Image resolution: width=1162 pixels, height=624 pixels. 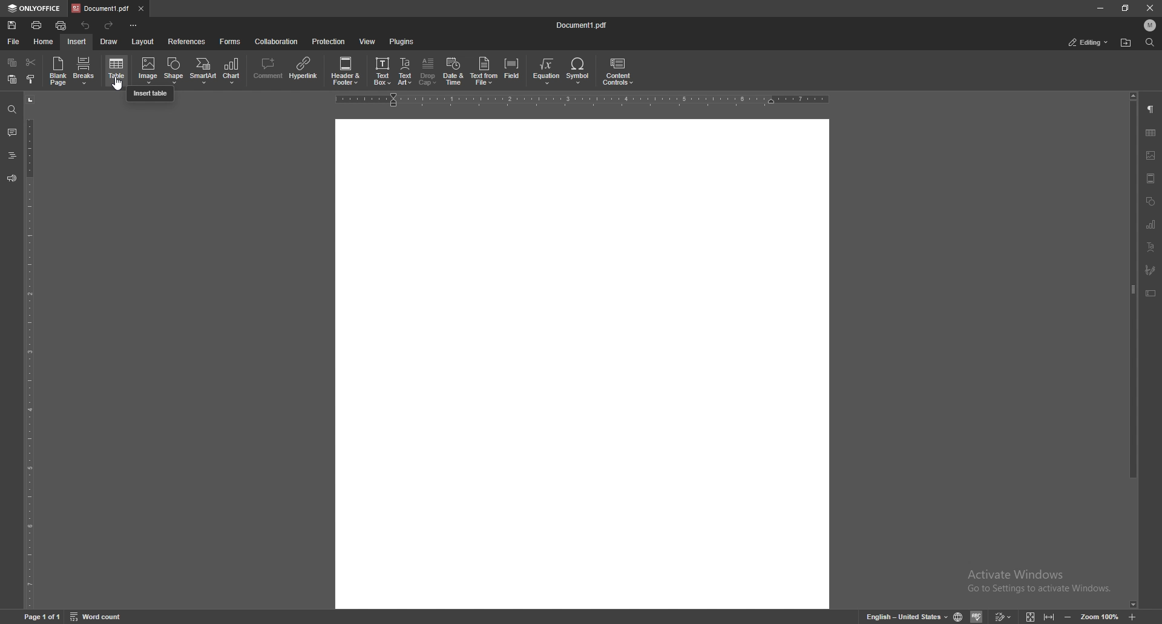 I want to click on comment, so click(x=268, y=71).